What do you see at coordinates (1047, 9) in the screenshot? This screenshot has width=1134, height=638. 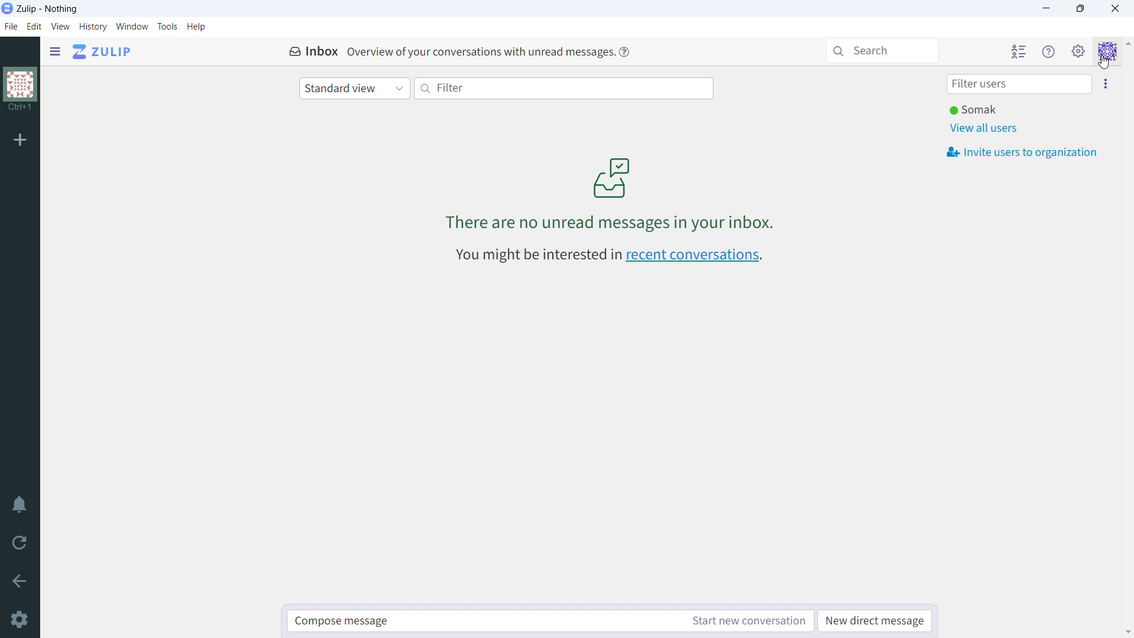 I see `minimize` at bounding box center [1047, 9].